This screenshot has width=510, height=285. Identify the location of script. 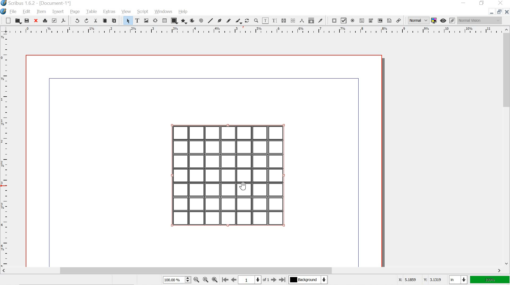
(143, 12).